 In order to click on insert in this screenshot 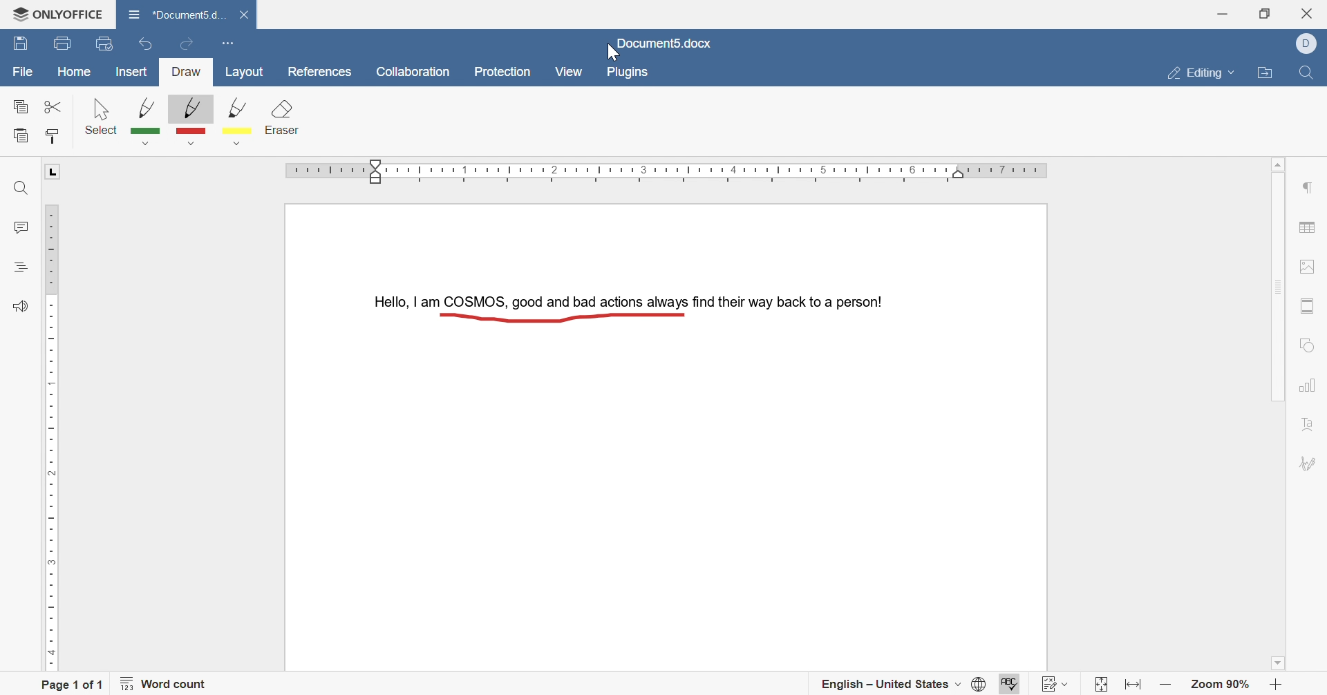, I will do `click(132, 73)`.